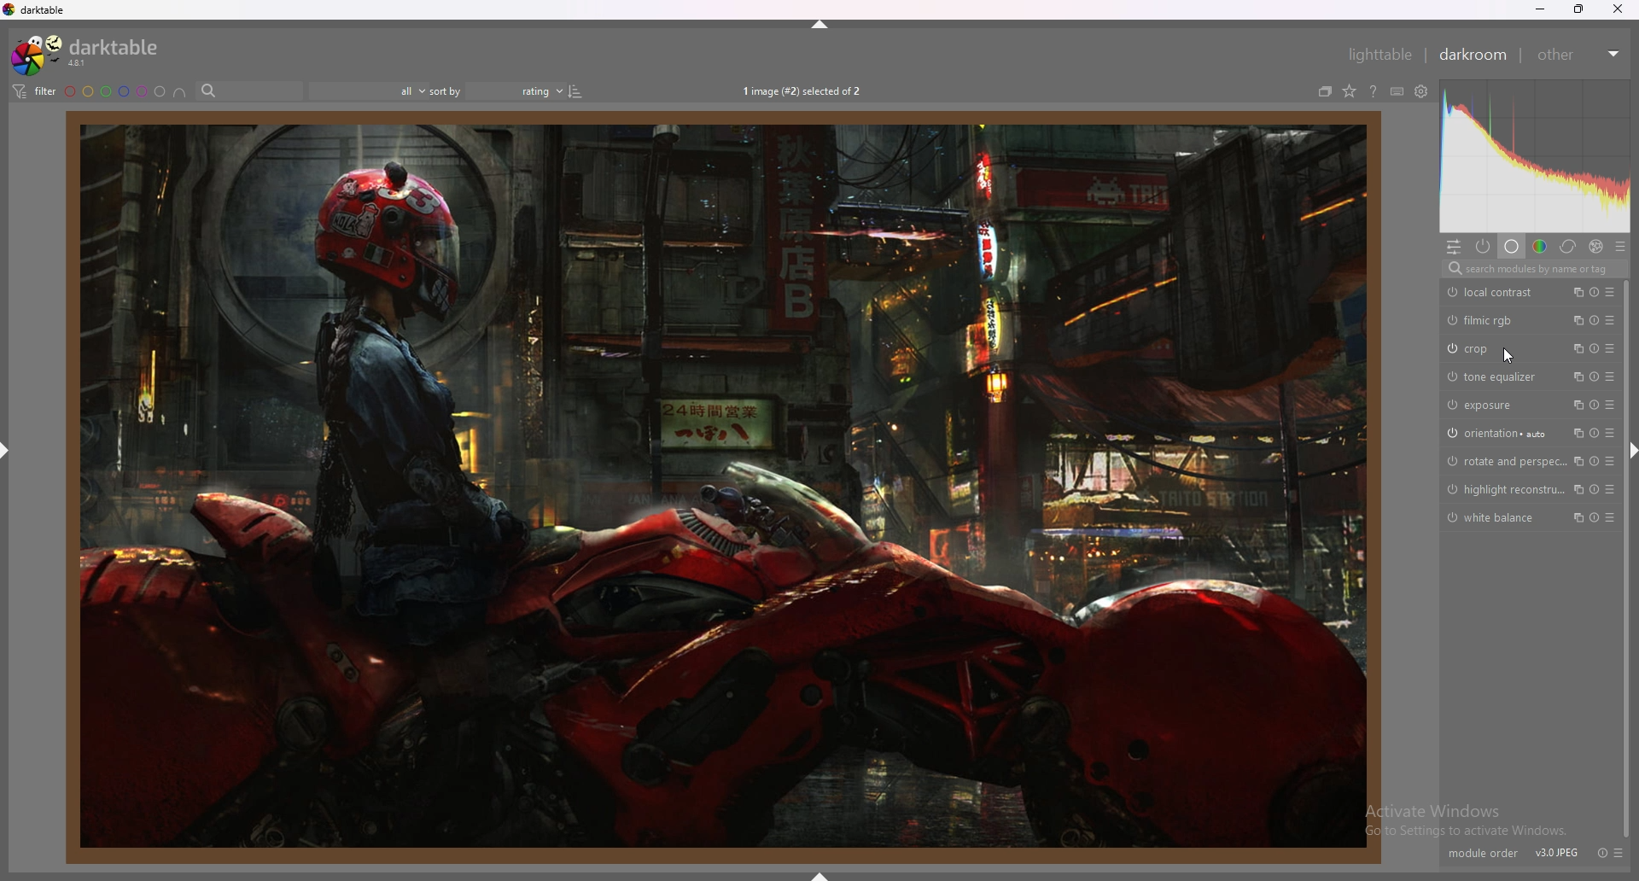 This screenshot has width=1639, height=881. Describe the element at coordinates (1374, 91) in the screenshot. I see `online help` at that location.